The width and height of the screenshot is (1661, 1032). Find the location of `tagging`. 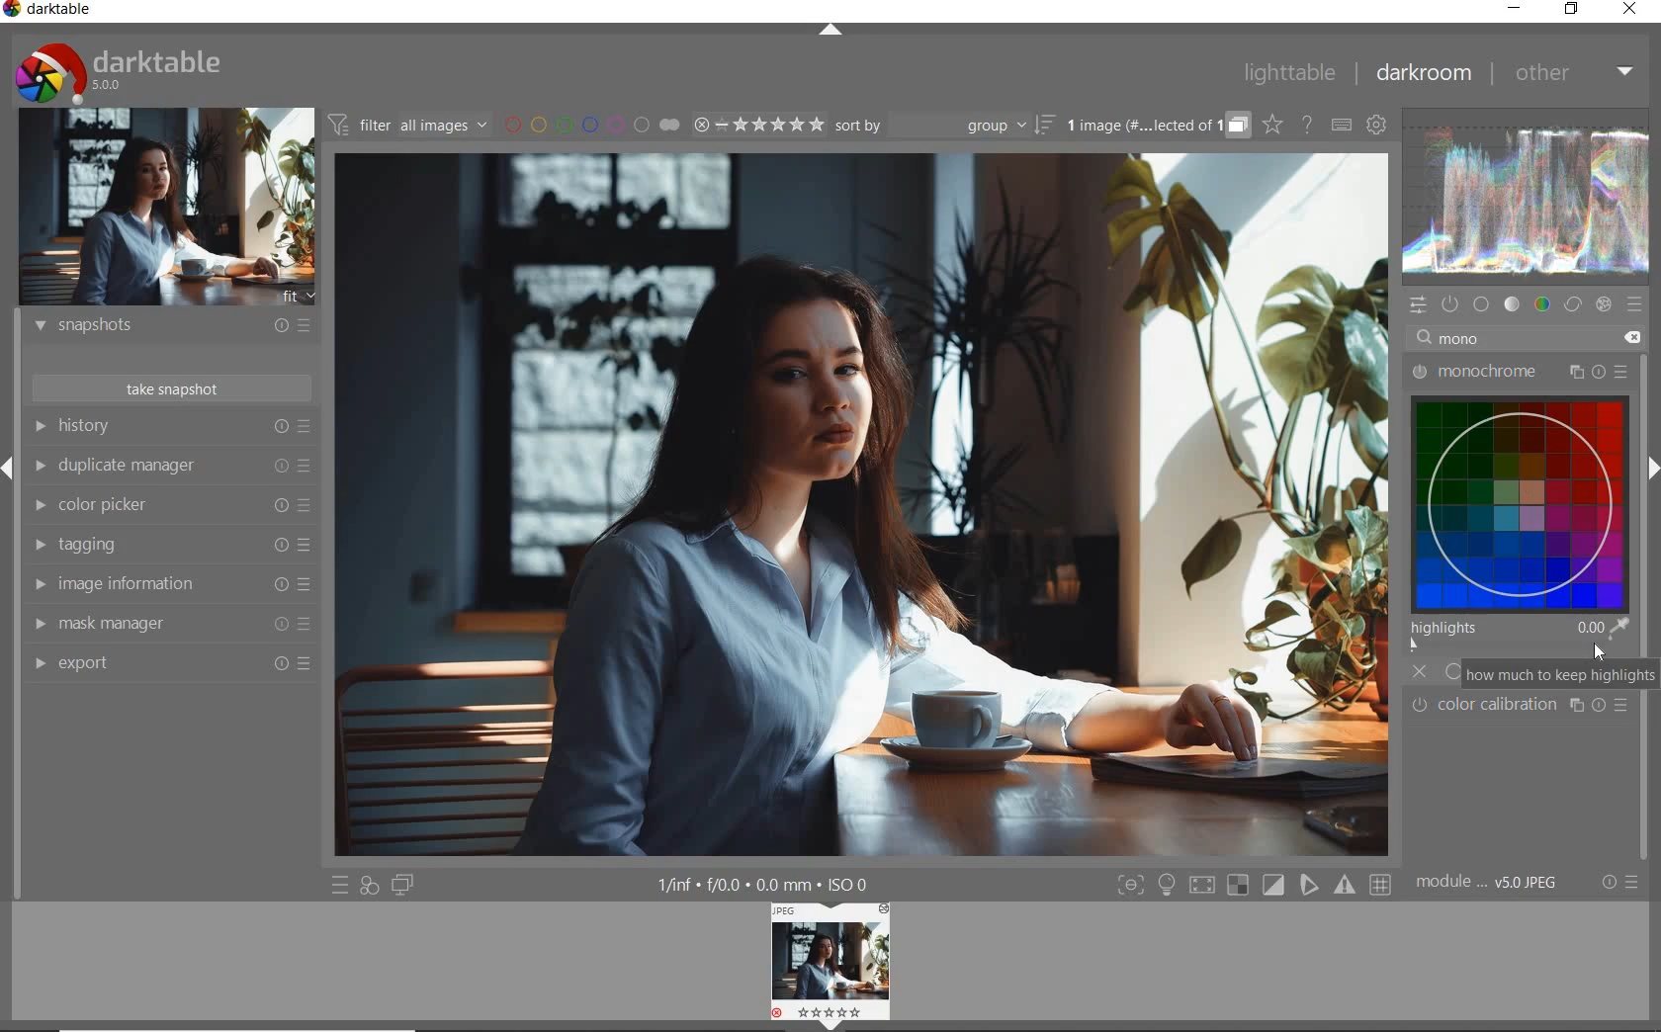

tagging is located at coordinates (167, 544).